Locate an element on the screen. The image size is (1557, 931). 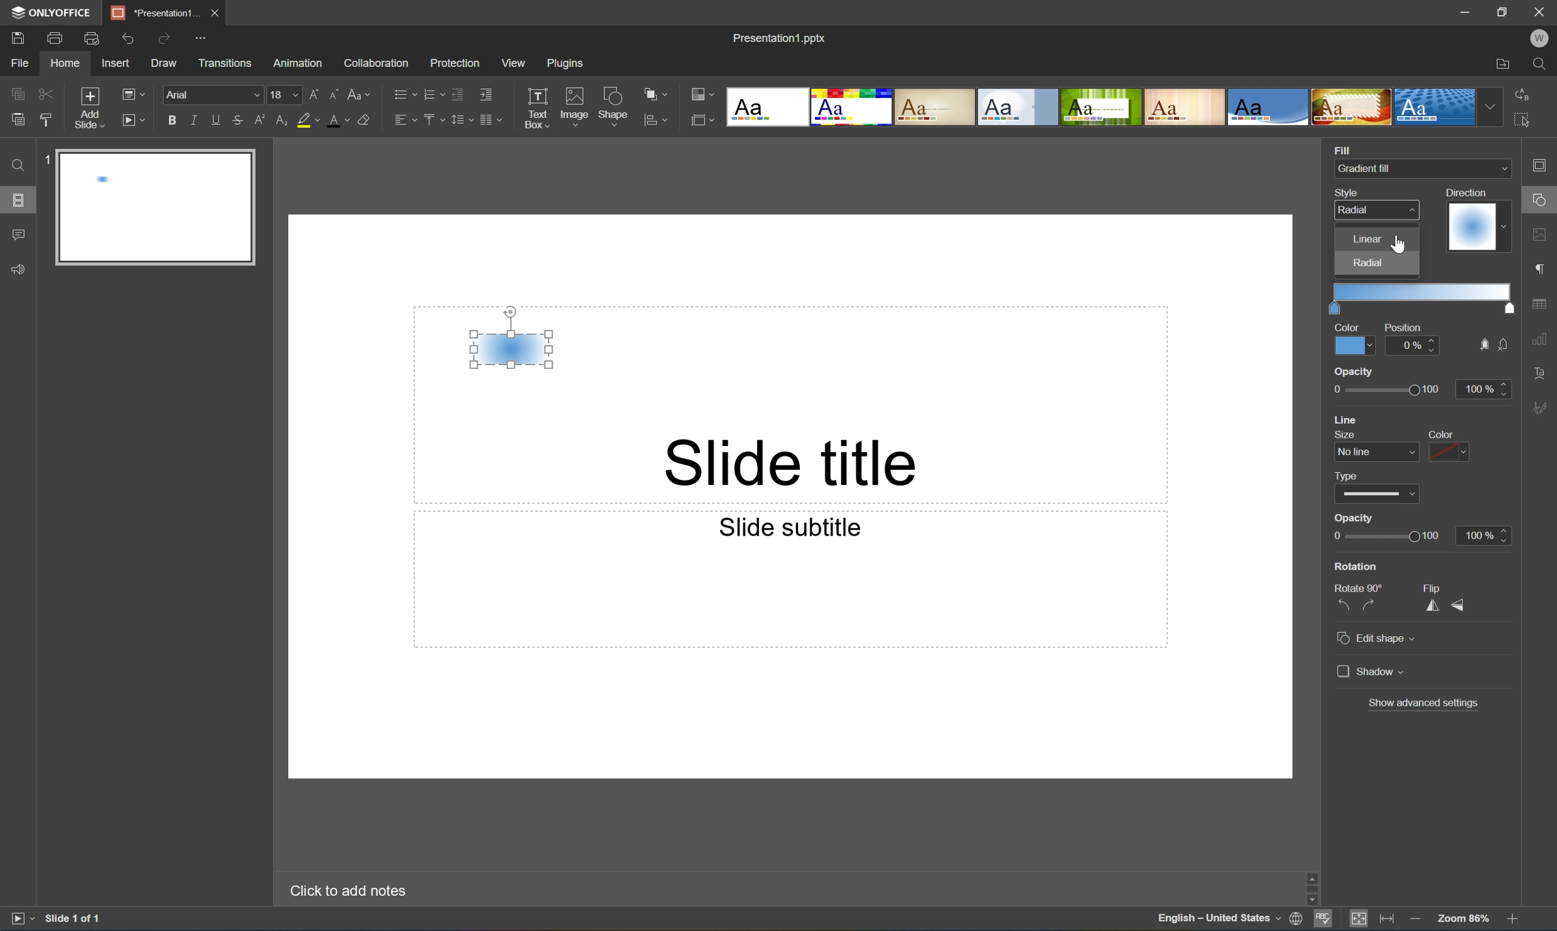
Shape is located at coordinates (614, 109).